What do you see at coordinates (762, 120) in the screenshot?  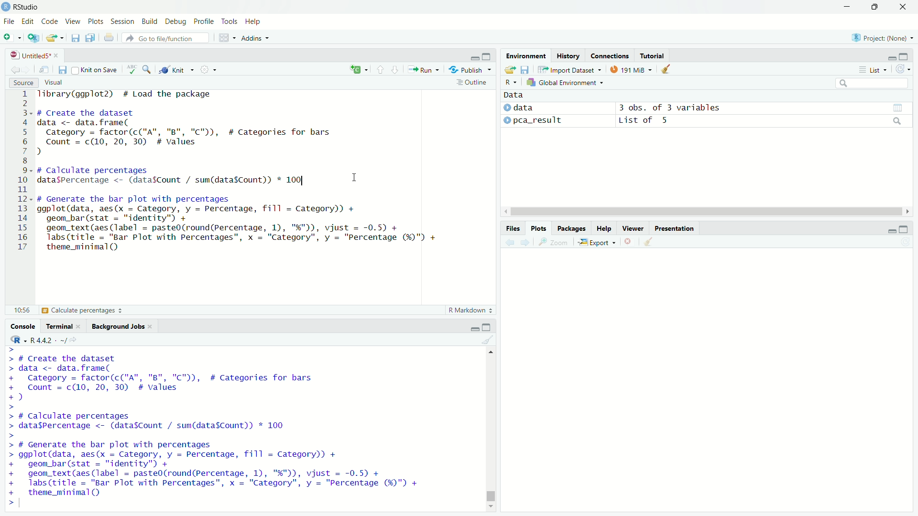 I see `list of 5` at bounding box center [762, 120].